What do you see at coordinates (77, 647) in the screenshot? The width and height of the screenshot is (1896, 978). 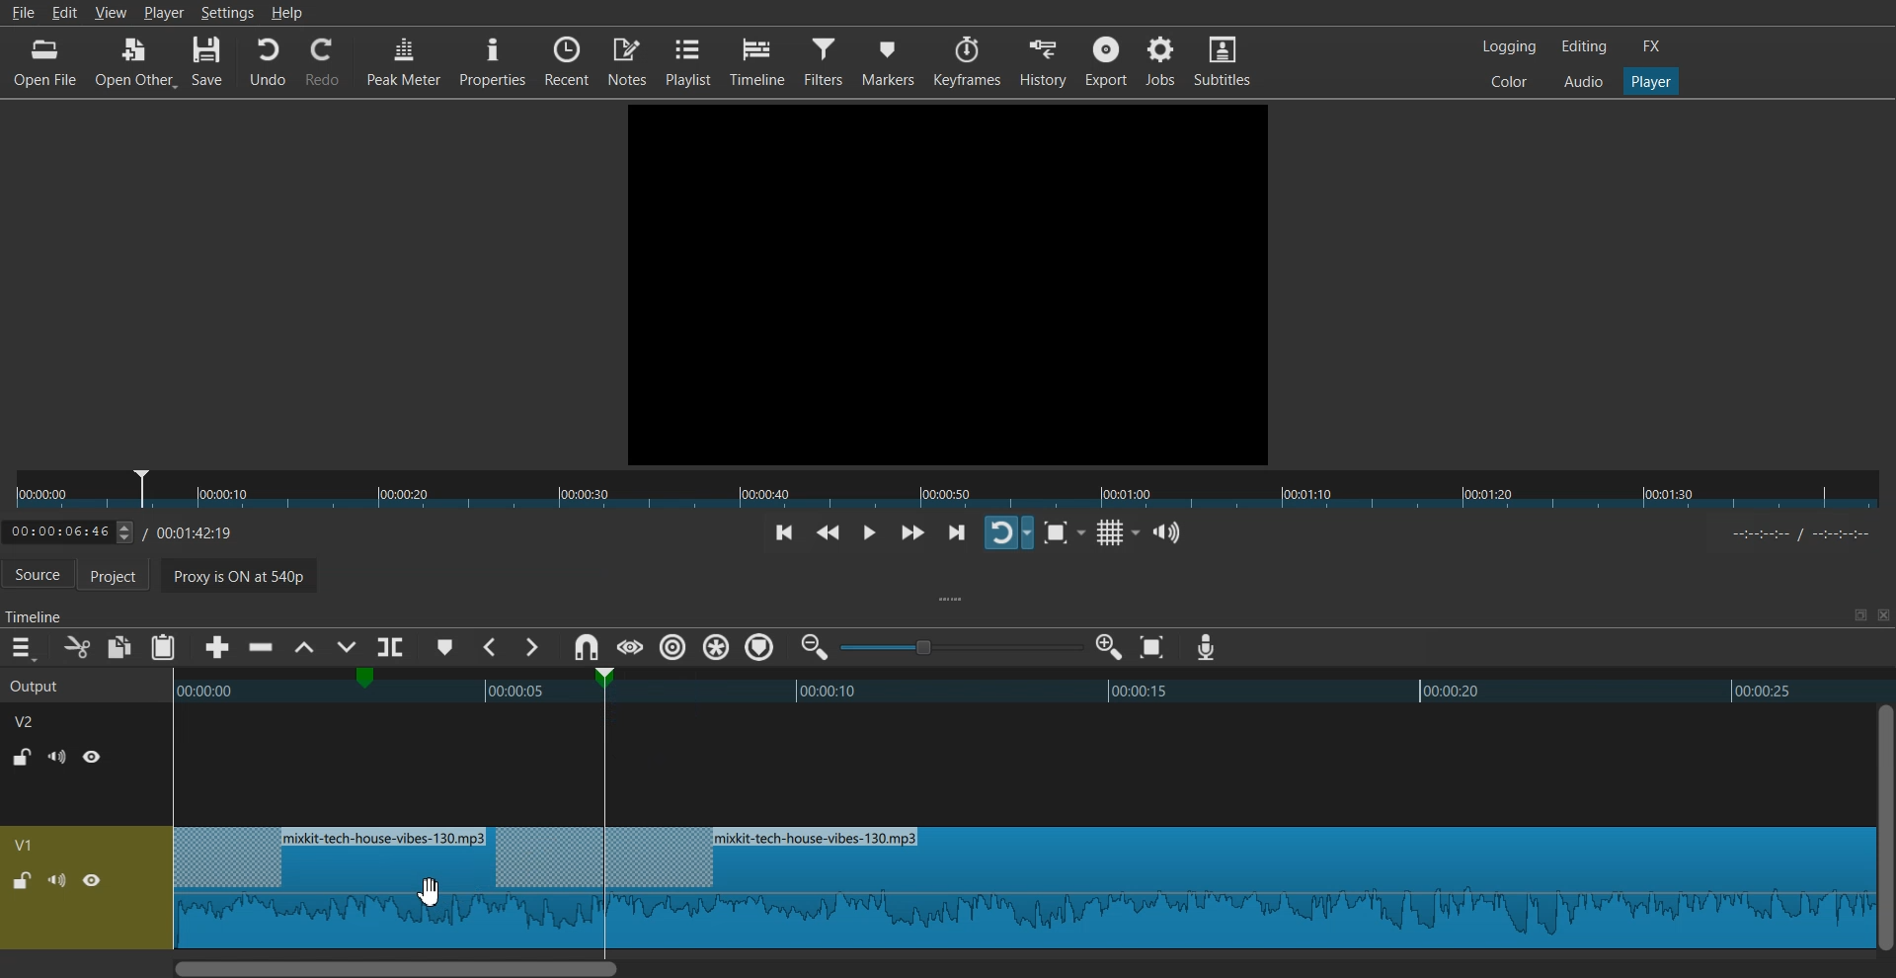 I see `Cut` at bounding box center [77, 647].